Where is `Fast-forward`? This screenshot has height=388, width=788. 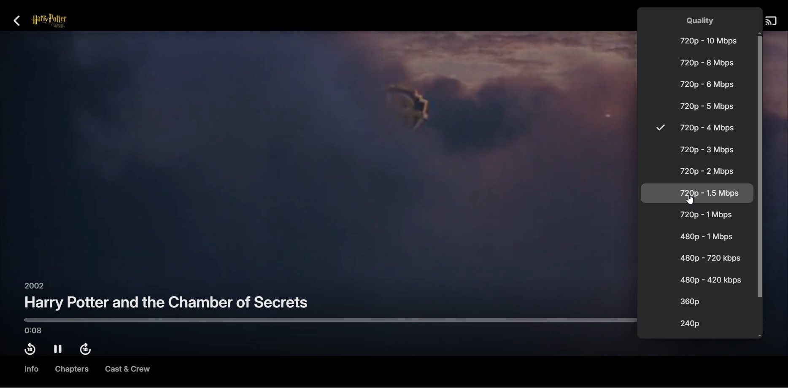 Fast-forward is located at coordinates (88, 350).